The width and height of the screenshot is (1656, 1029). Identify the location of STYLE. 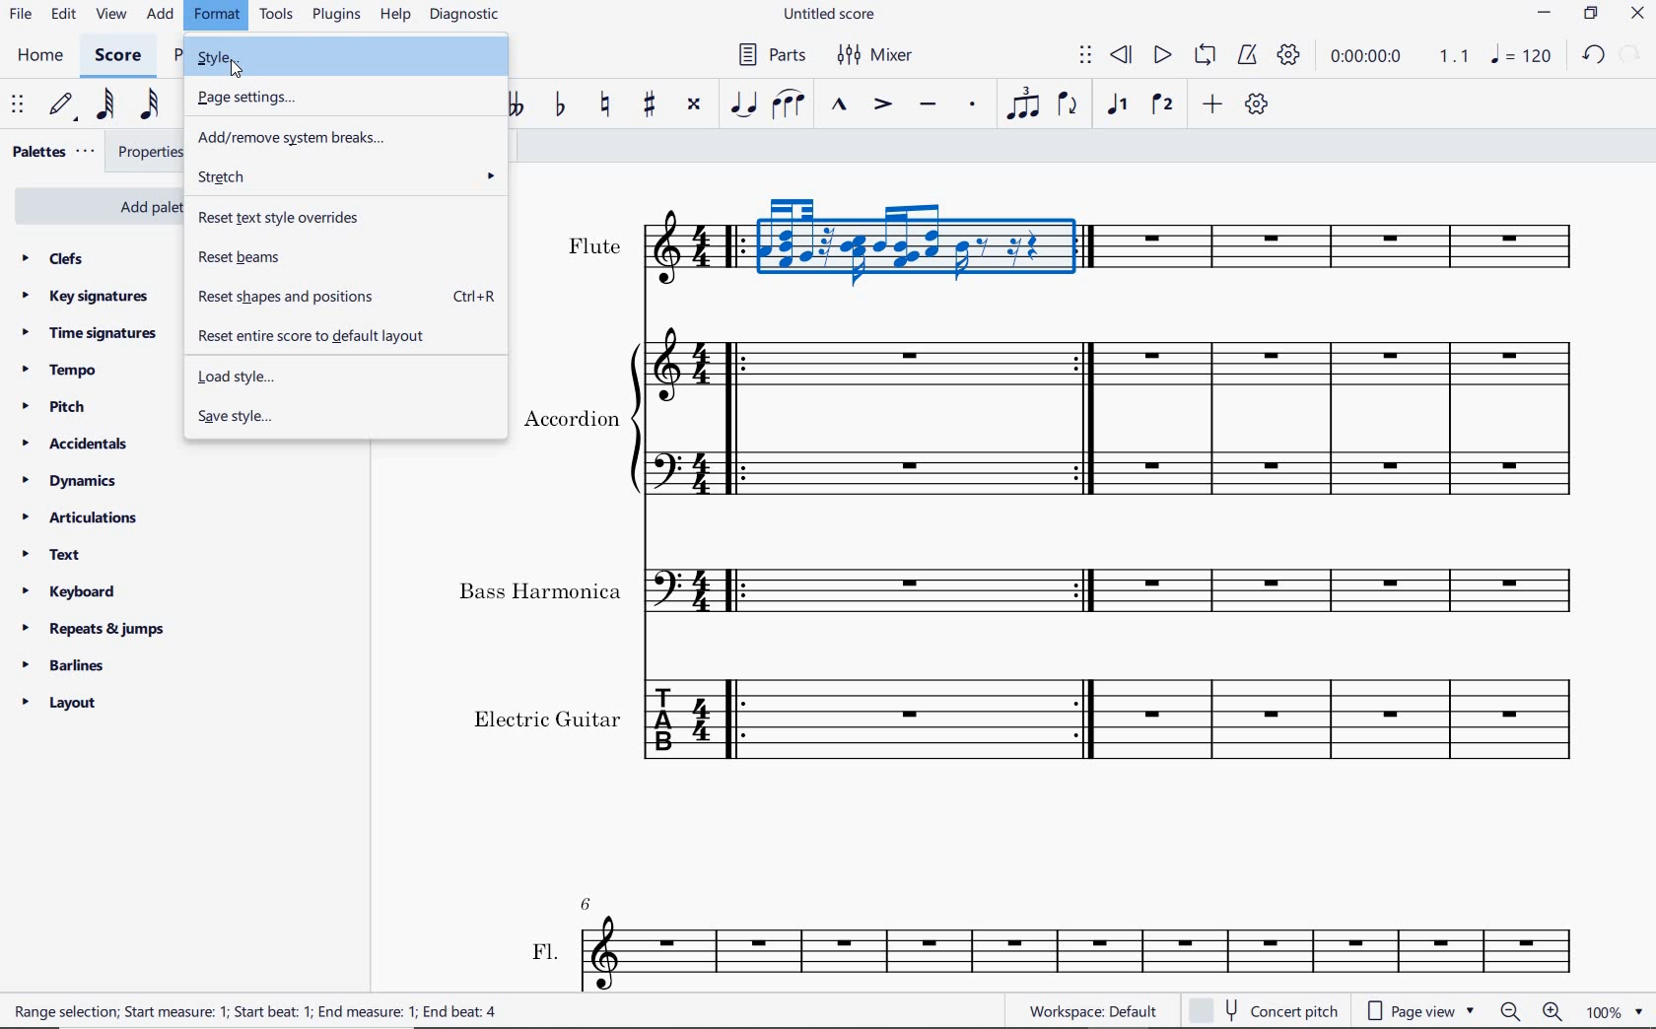
(348, 58).